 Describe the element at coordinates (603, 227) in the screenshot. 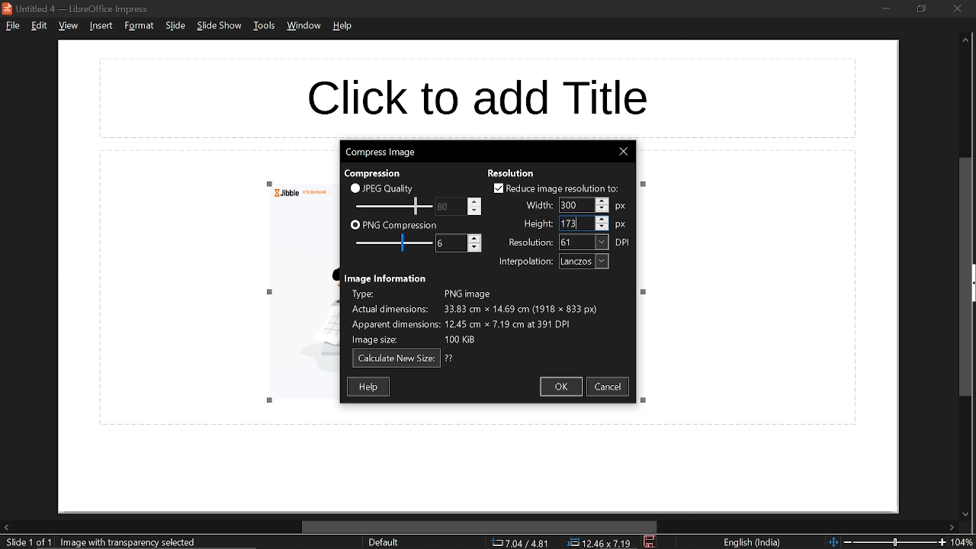

I see `Decrease ` at that location.